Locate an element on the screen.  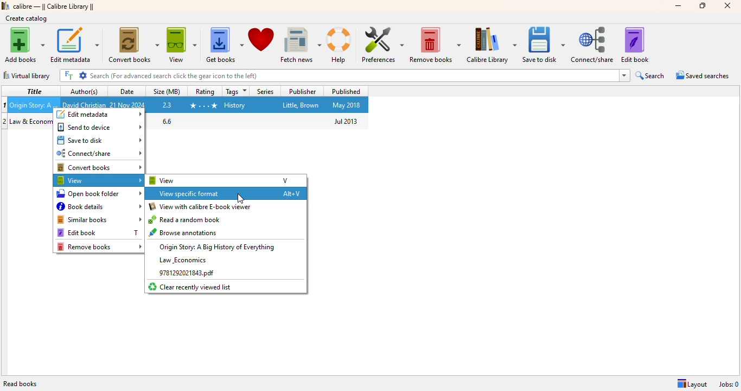
open book folder is located at coordinates (99, 193).